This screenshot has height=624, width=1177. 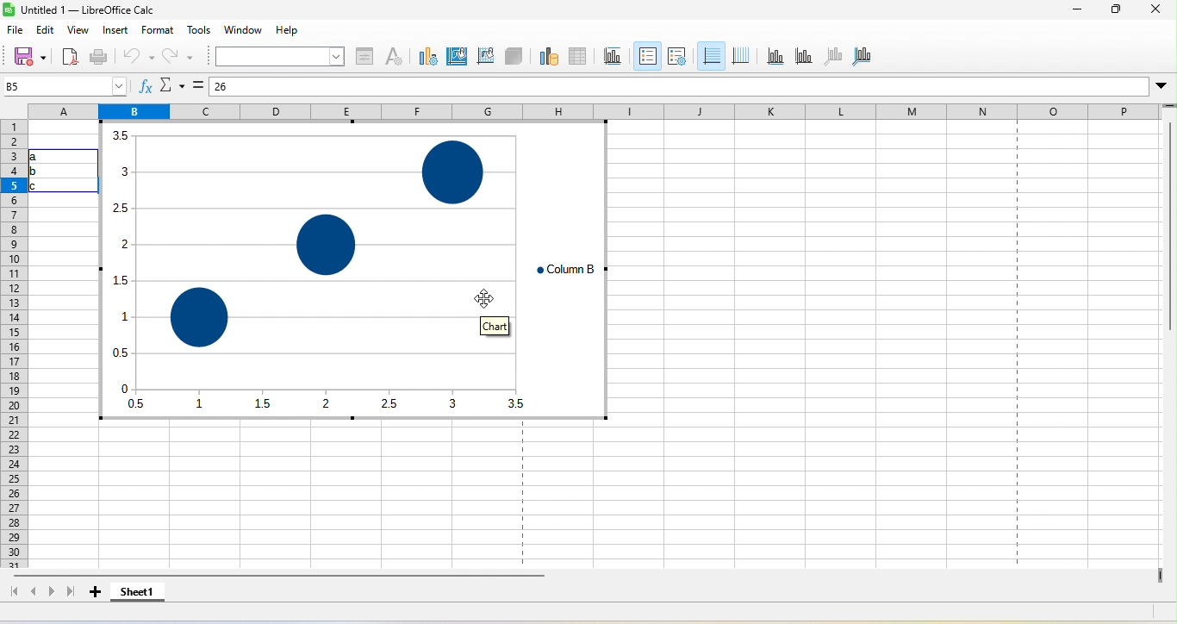 I want to click on export directly as pf, so click(x=70, y=58).